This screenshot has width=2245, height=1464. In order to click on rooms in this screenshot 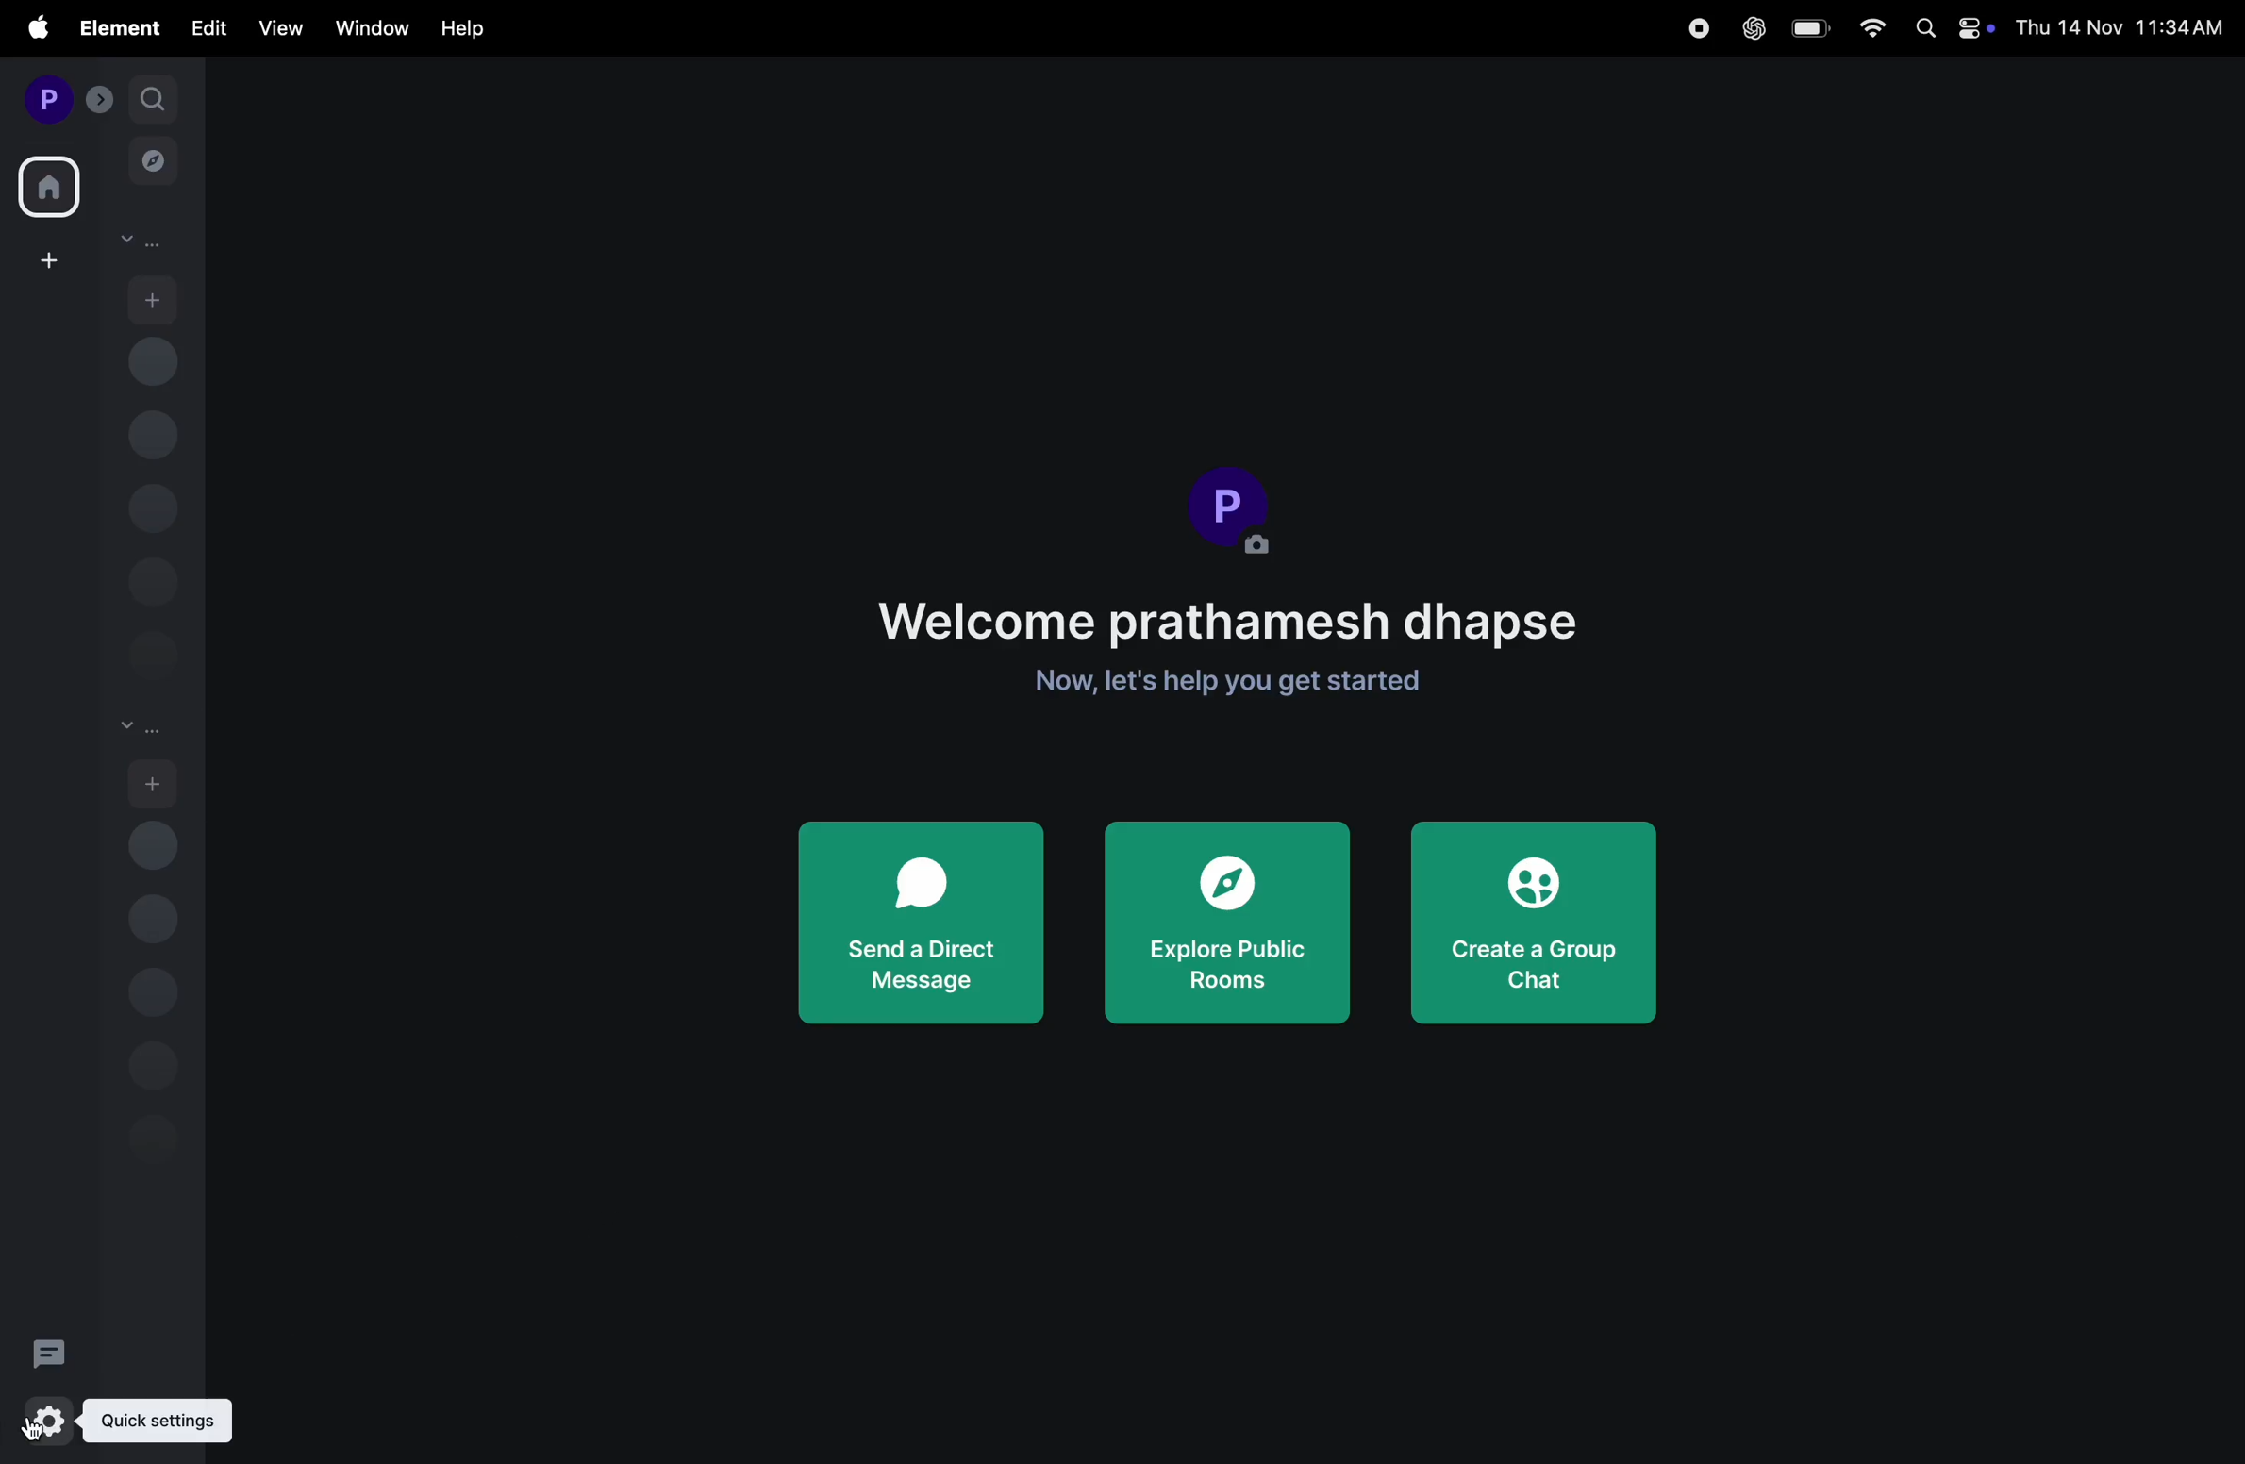, I will do `click(141, 729)`.